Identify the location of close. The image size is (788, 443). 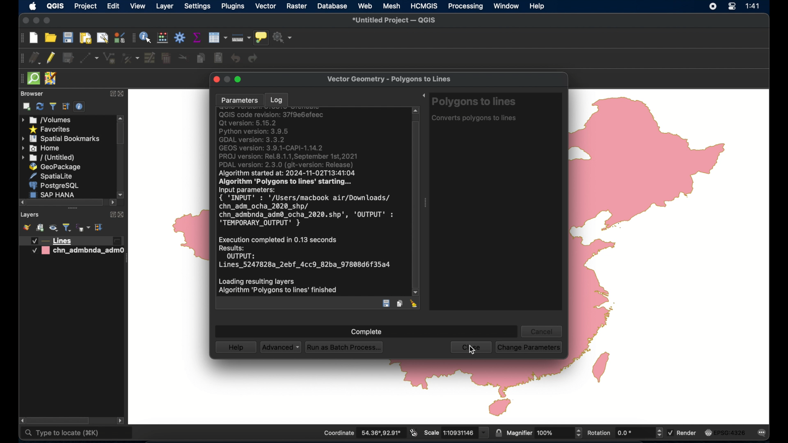
(122, 215).